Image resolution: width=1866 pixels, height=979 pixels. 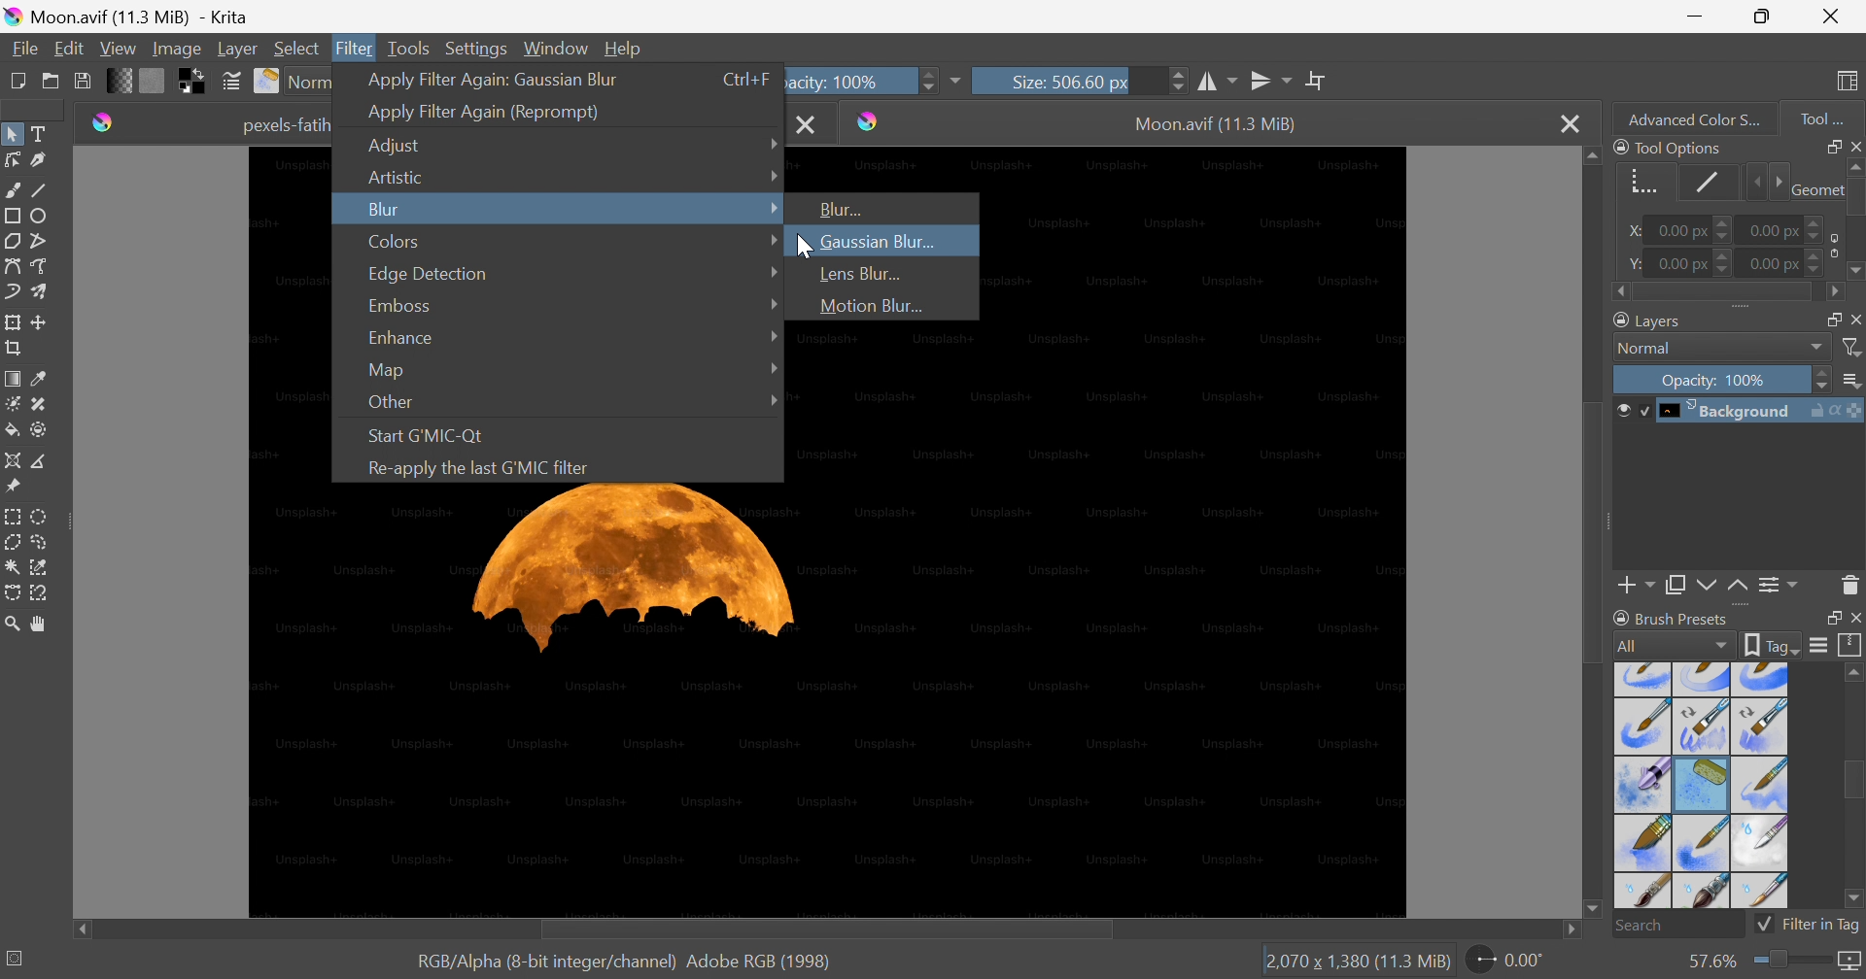 I want to click on Drop Down, so click(x=770, y=336).